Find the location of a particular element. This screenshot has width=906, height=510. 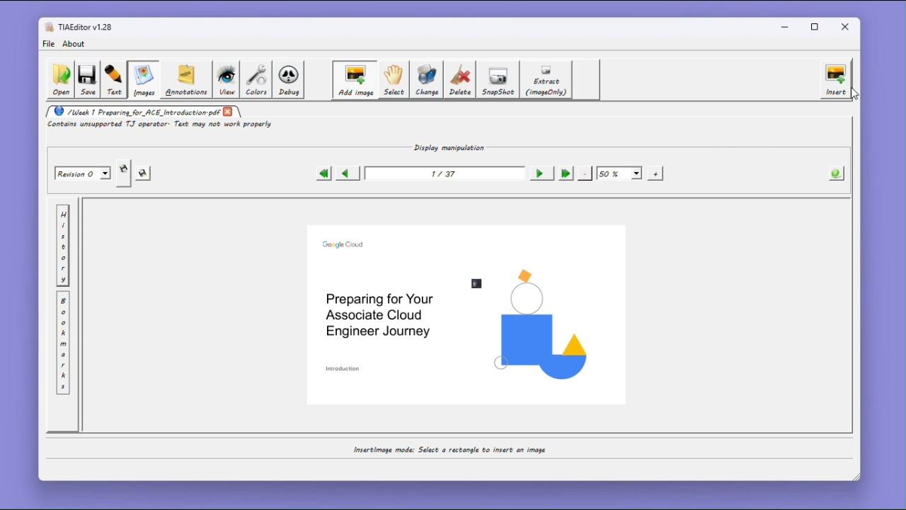

SnapShot is located at coordinates (500, 80).